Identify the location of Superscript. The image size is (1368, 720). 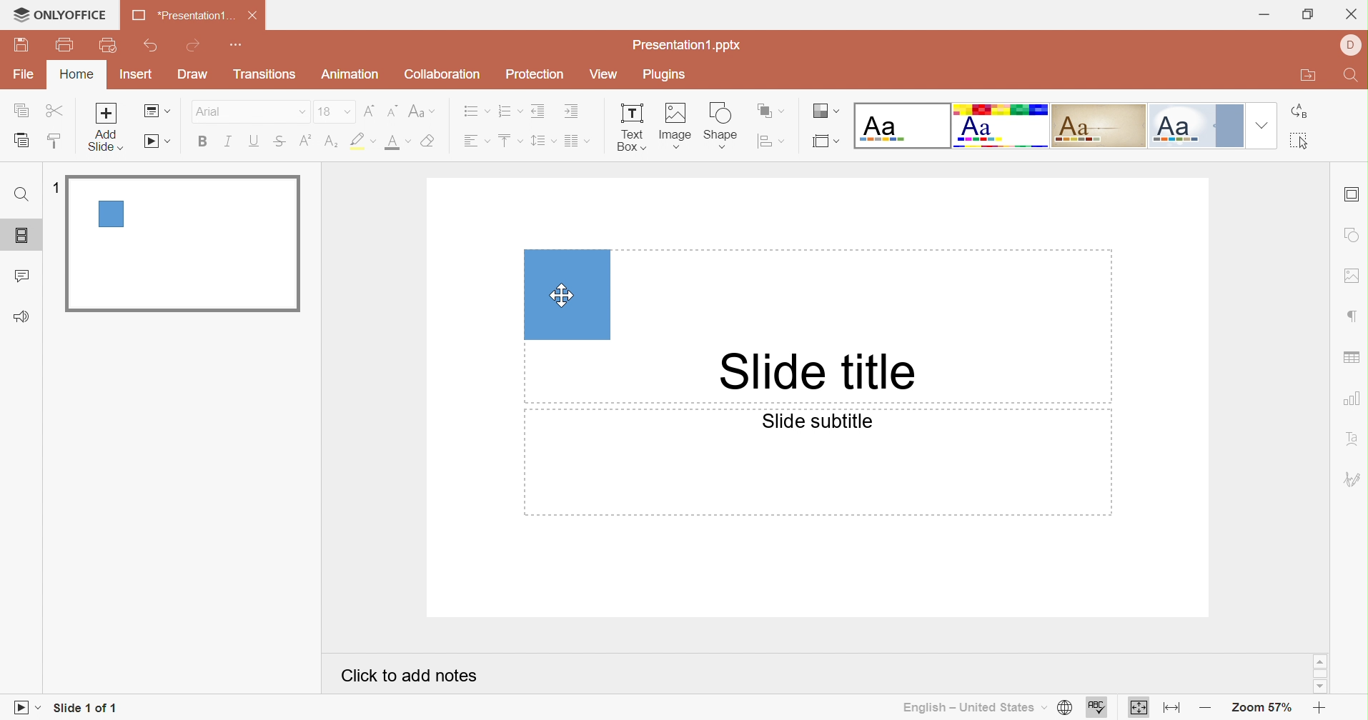
(304, 145).